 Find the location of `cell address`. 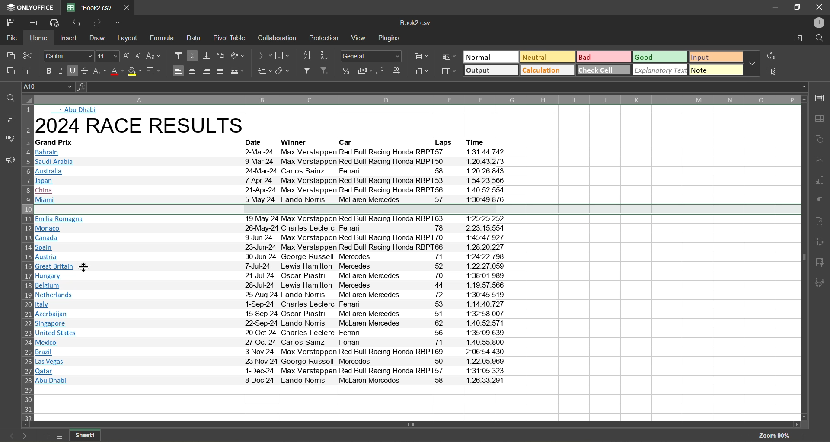

cell address is located at coordinates (46, 87).